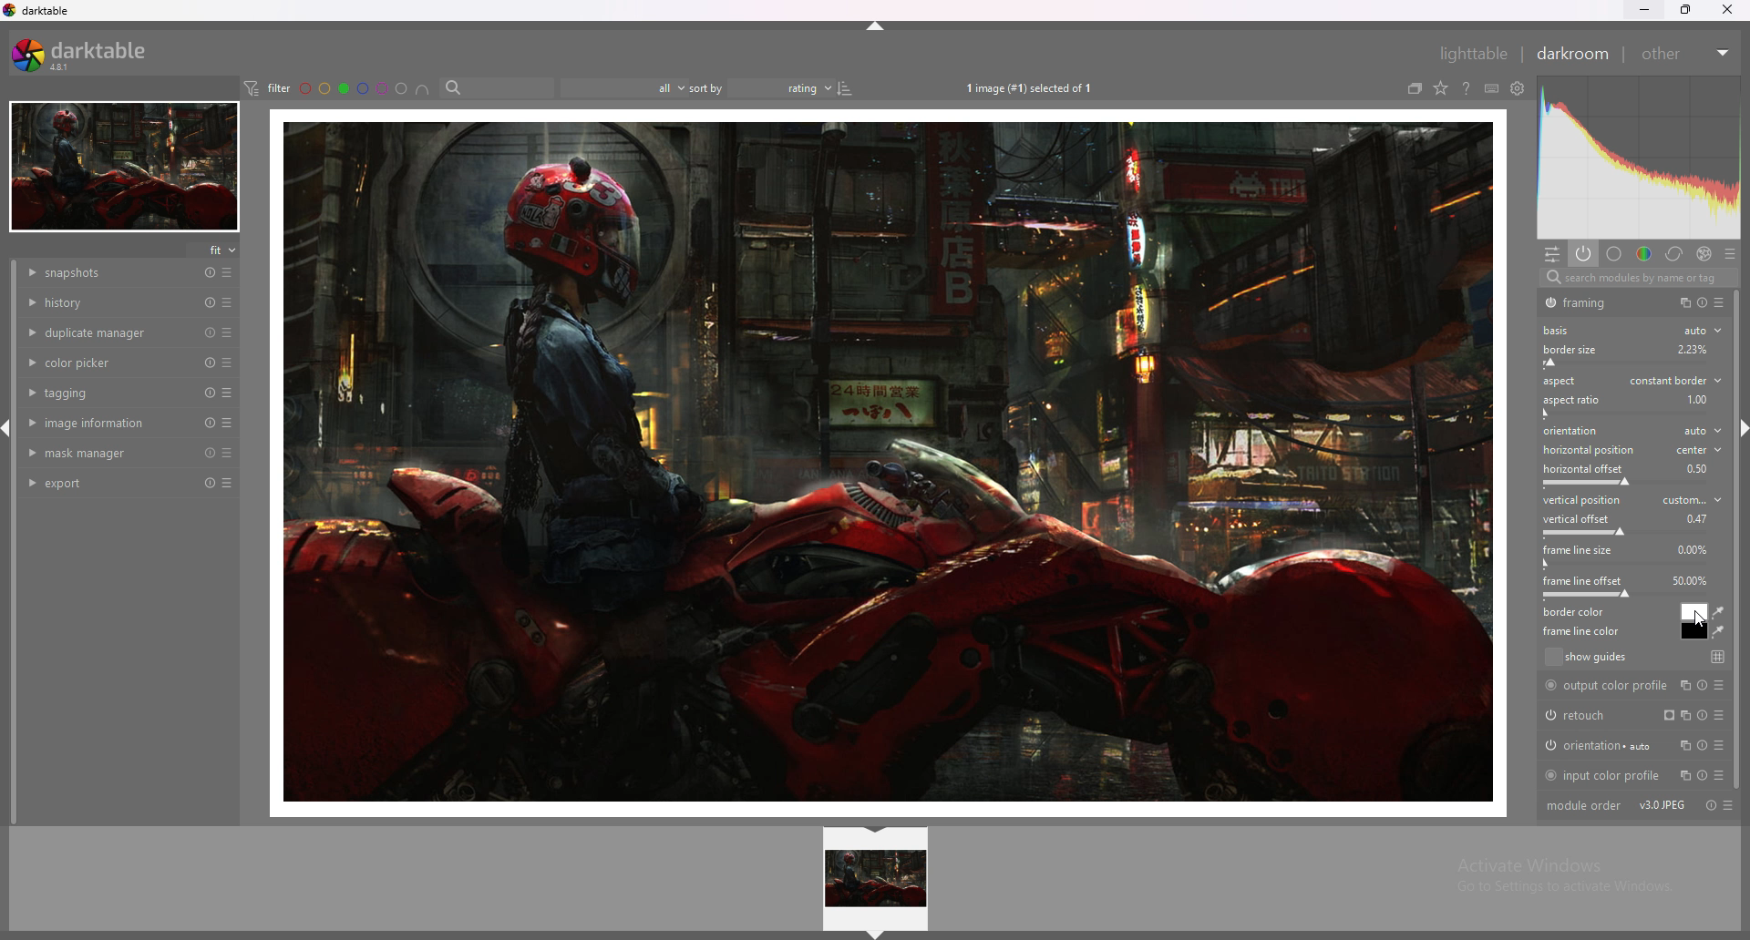  What do you see at coordinates (1693, 631) in the screenshot?
I see `frame line color` at bounding box center [1693, 631].